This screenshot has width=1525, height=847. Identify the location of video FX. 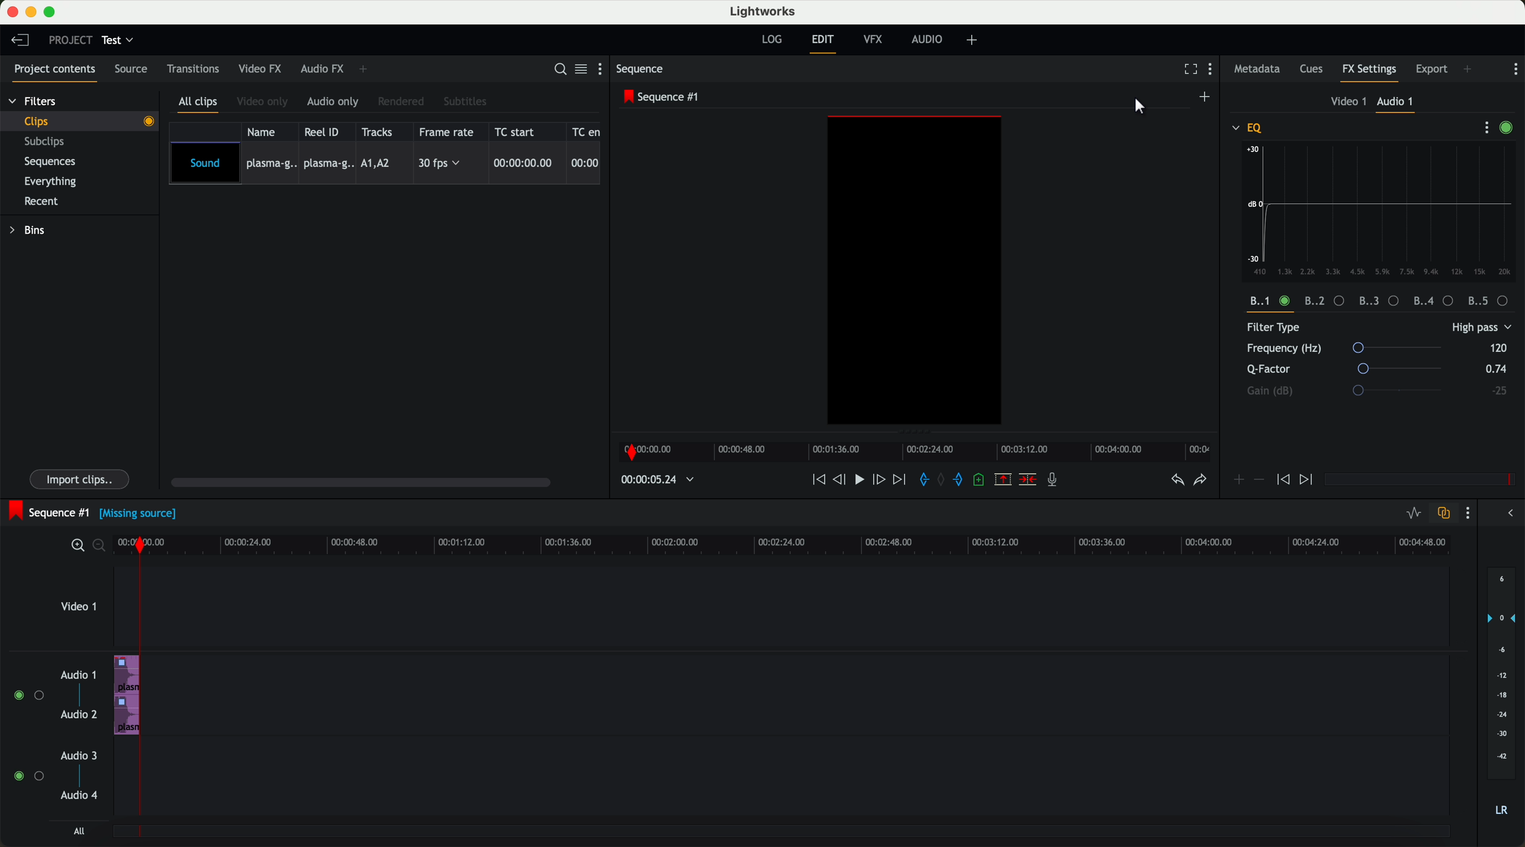
(259, 70).